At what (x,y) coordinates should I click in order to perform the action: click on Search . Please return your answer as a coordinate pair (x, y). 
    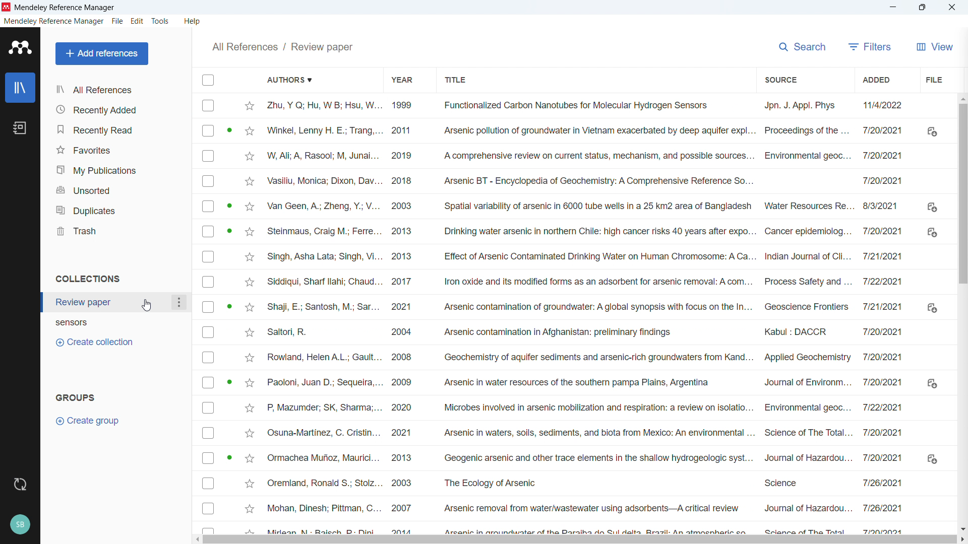
    Looking at the image, I should click on (802, 47).